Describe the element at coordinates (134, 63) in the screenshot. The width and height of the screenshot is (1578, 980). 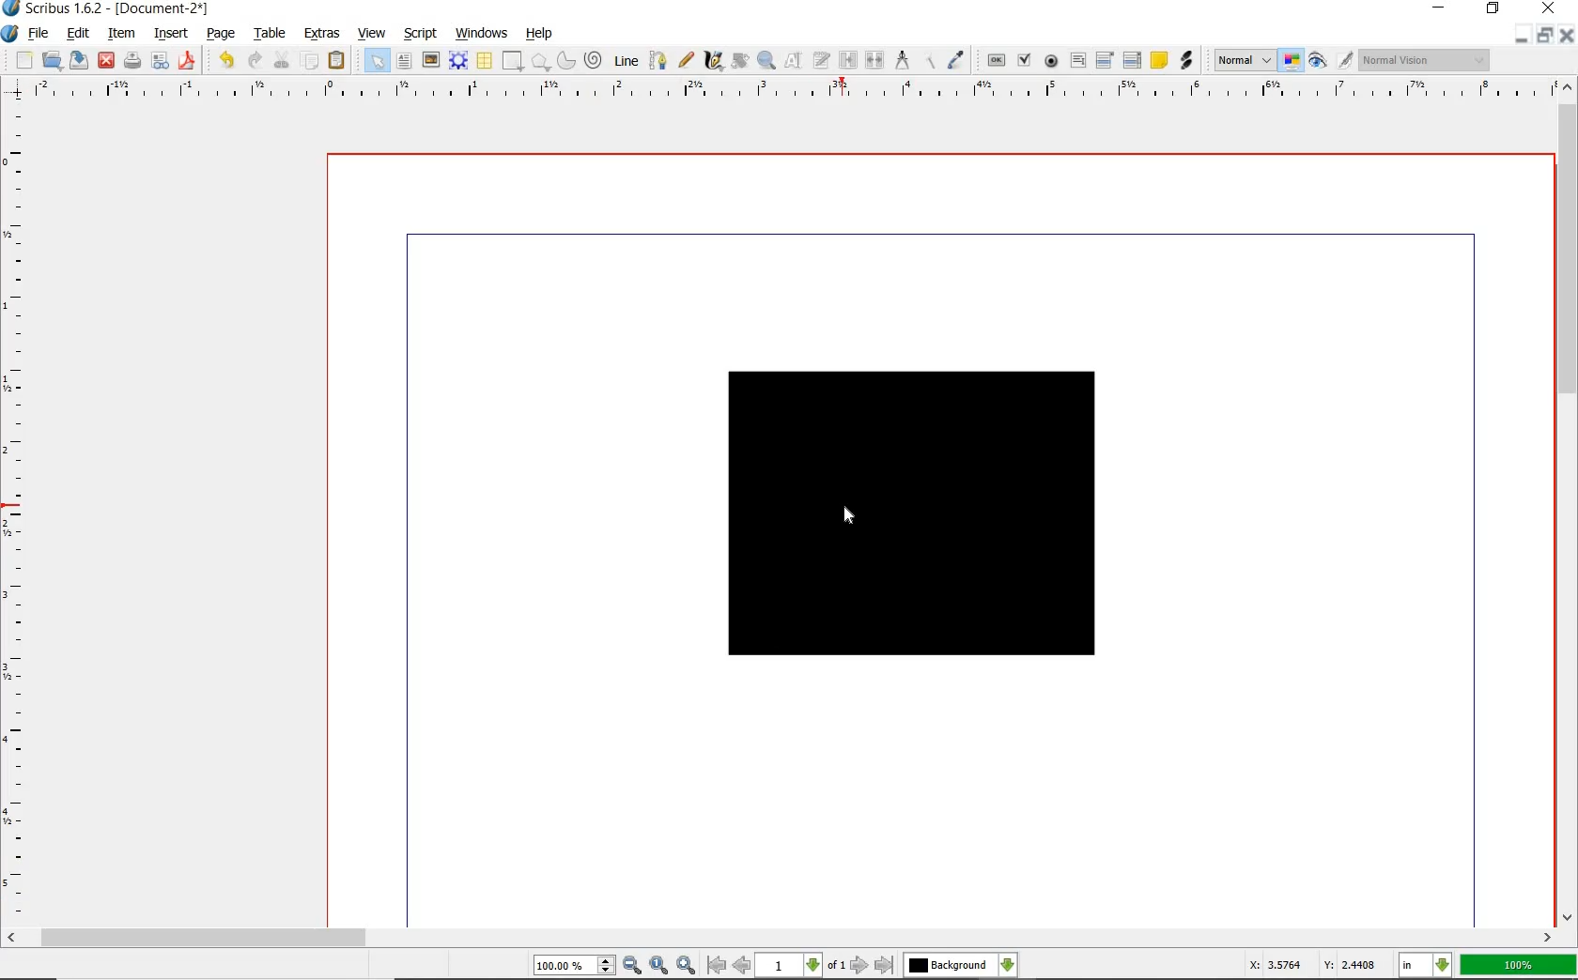
I see `print` at that location.